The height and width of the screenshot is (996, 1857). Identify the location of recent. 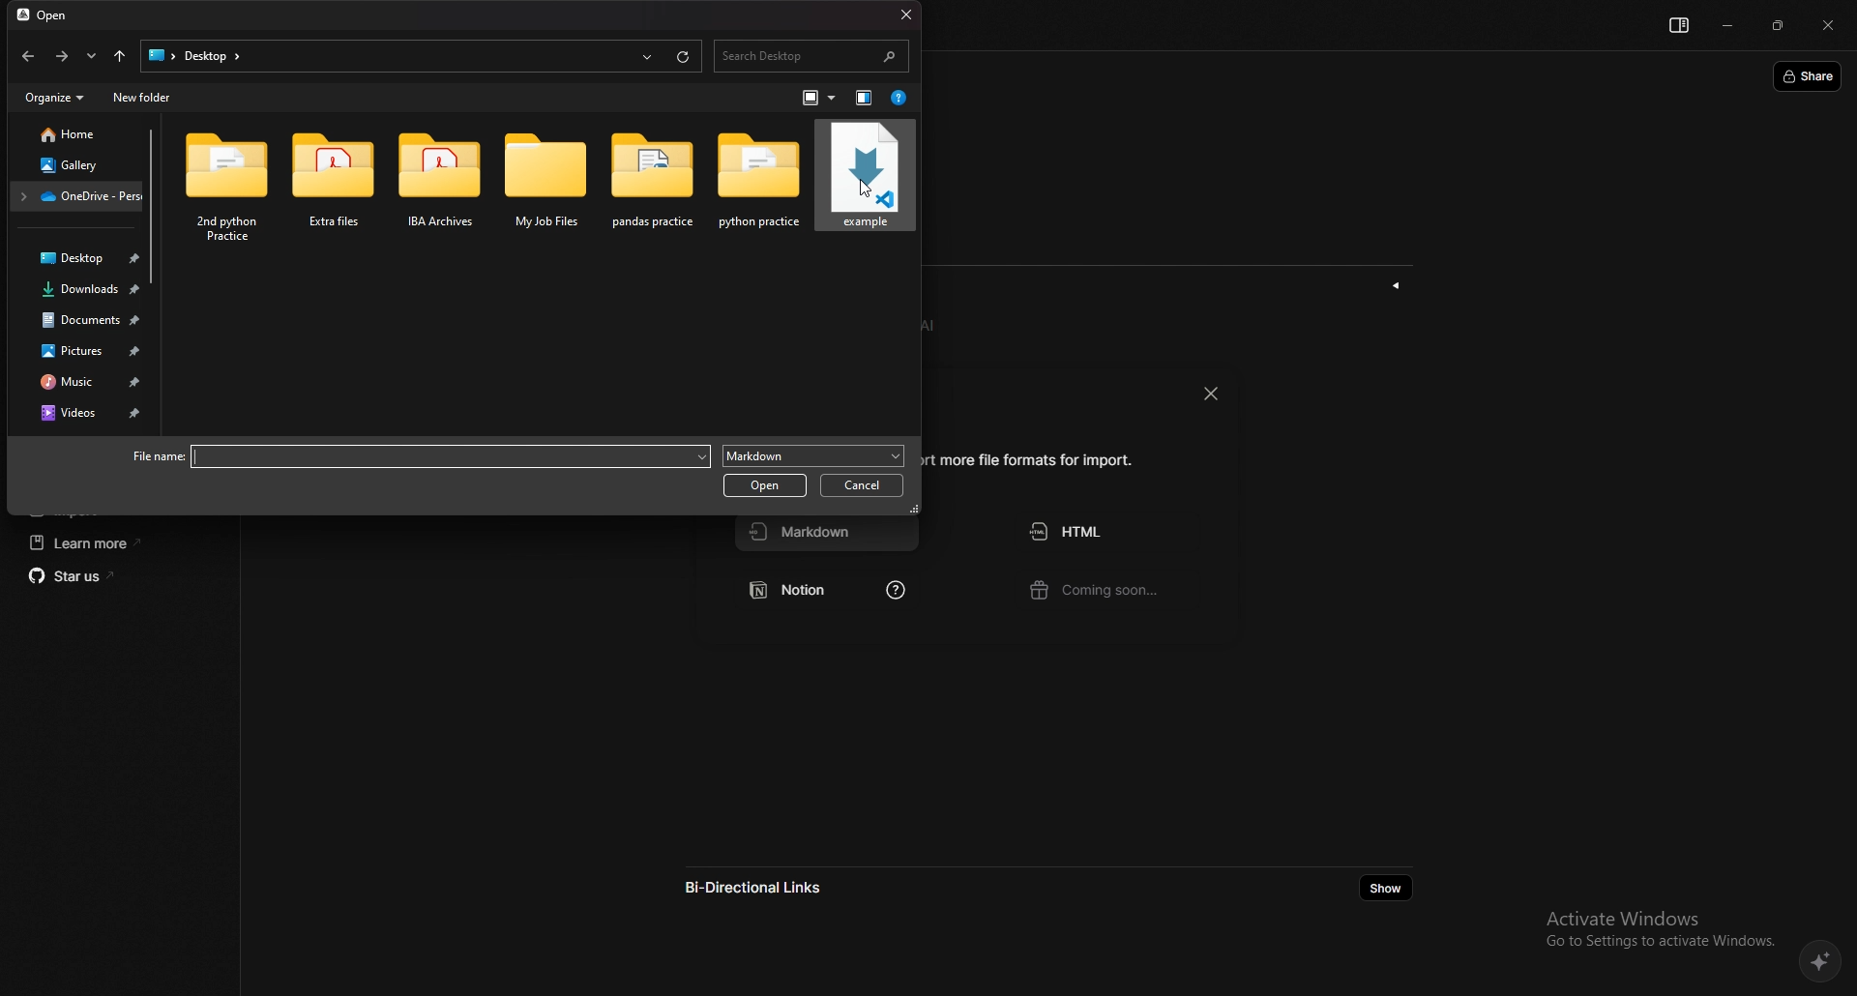
(91, 56).